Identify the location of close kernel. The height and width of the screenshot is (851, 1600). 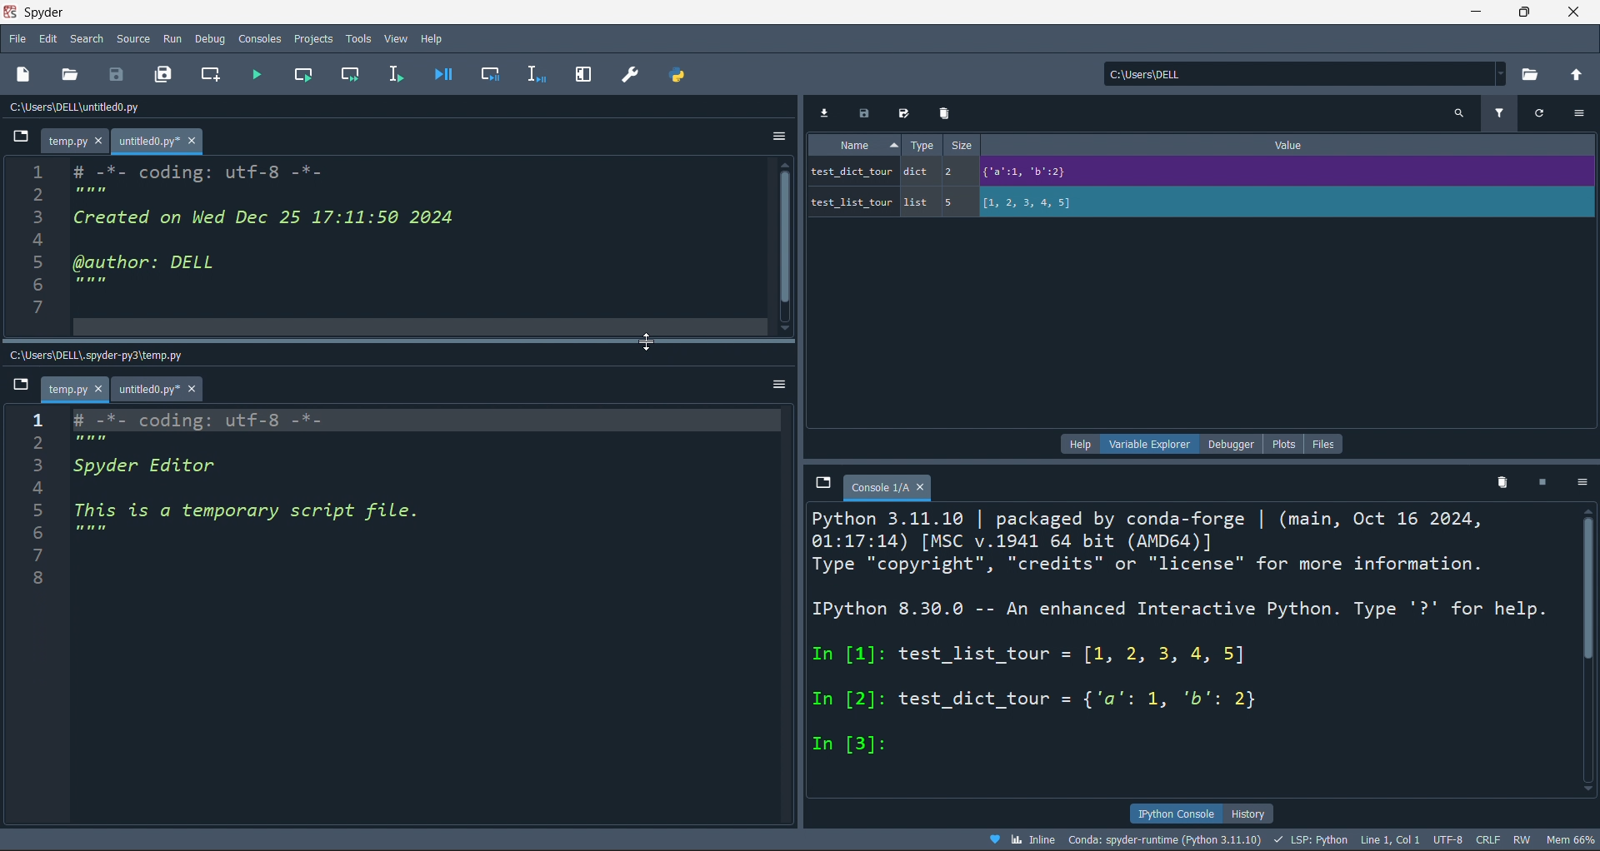
(1542, 485).